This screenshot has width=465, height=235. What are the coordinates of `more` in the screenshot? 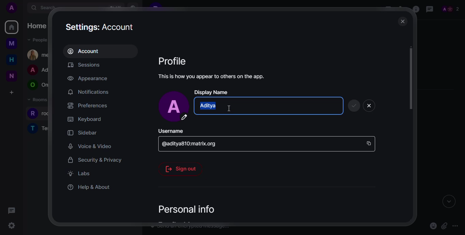 It's located at (456, 226).